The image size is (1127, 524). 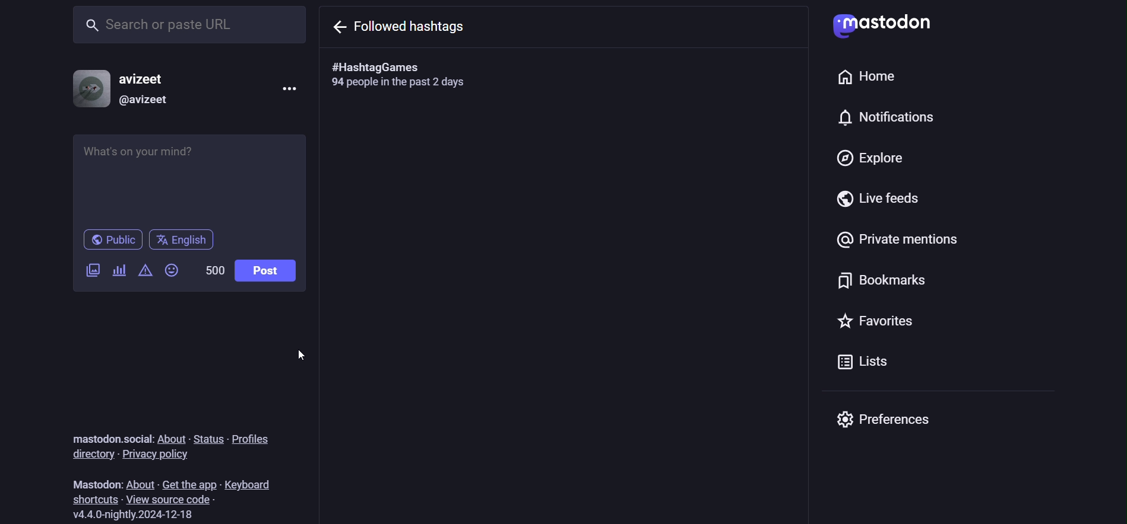 What do you see at coordinates (190, 178) in the screenshot?
I see `whats on your mind` at bounding box center [190, 178].